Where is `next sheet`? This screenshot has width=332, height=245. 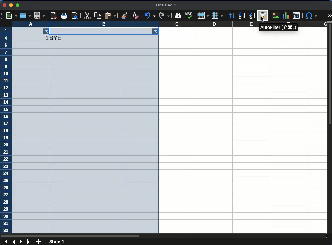 next sheet is located at coordinates (22, 242).